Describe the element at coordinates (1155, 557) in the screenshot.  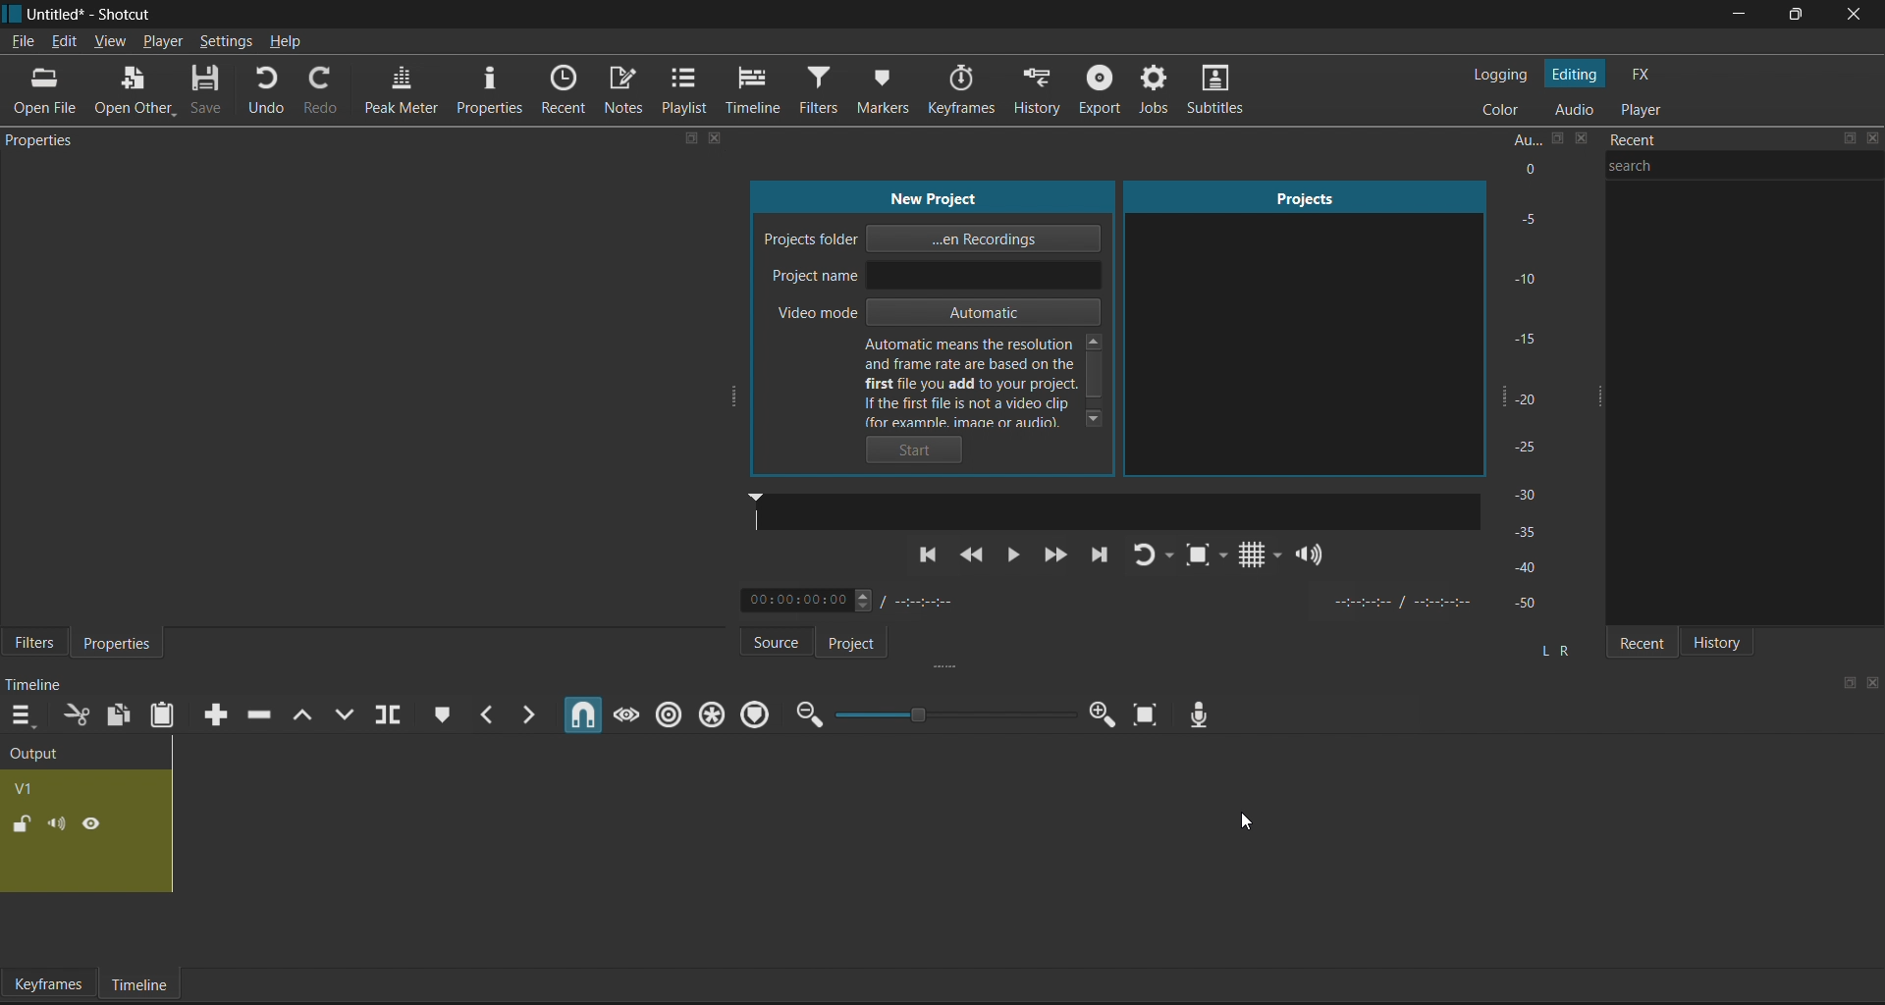
I see `Player Looping` at that location.